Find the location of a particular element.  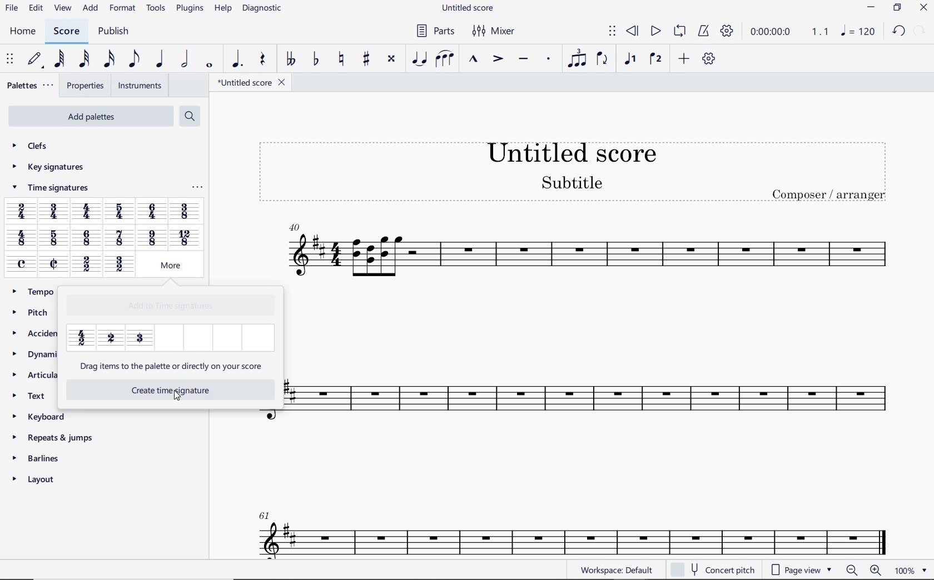

UNDO is located at coordinates (897, 30).